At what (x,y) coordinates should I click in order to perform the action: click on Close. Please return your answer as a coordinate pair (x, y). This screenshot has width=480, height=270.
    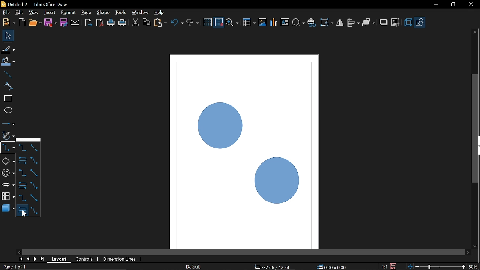
    Looking at the image, I should click on (470, 5).